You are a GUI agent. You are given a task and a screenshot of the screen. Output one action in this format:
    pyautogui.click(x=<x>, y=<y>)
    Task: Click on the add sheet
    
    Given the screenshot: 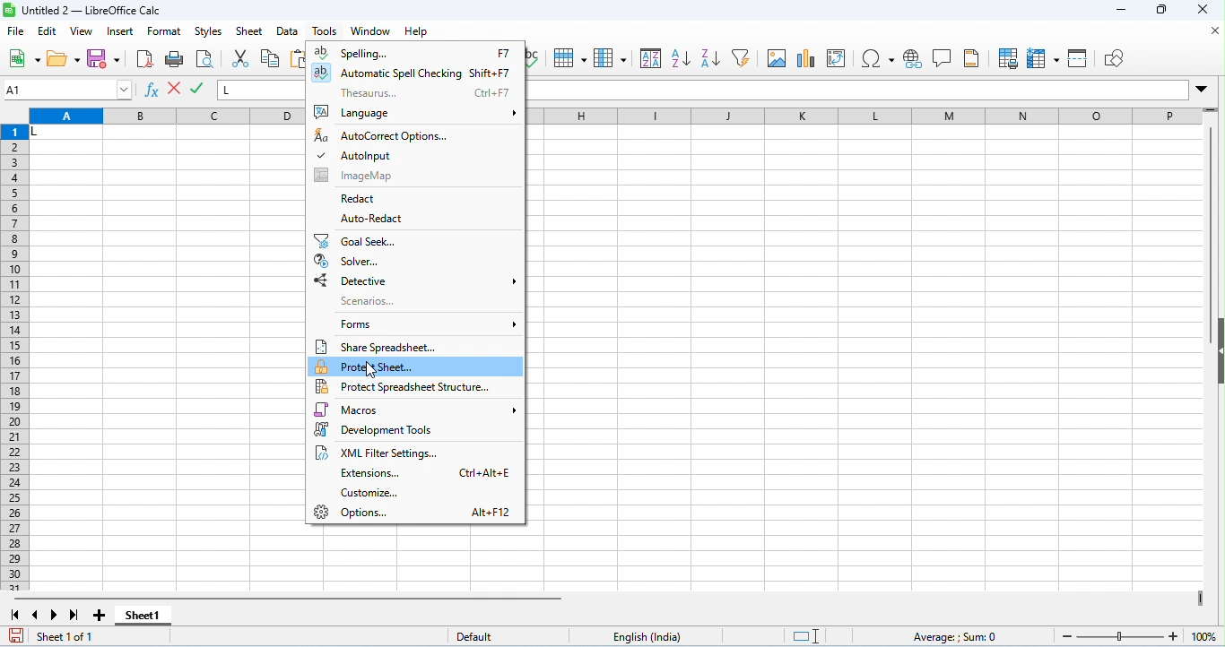 What is the action you would take?
    pyautogui.click(x=102, y=616)
    